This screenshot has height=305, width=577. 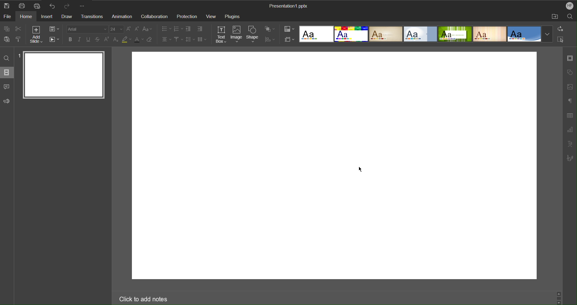 I want to click on Transitions, so click(x=92, y=16).